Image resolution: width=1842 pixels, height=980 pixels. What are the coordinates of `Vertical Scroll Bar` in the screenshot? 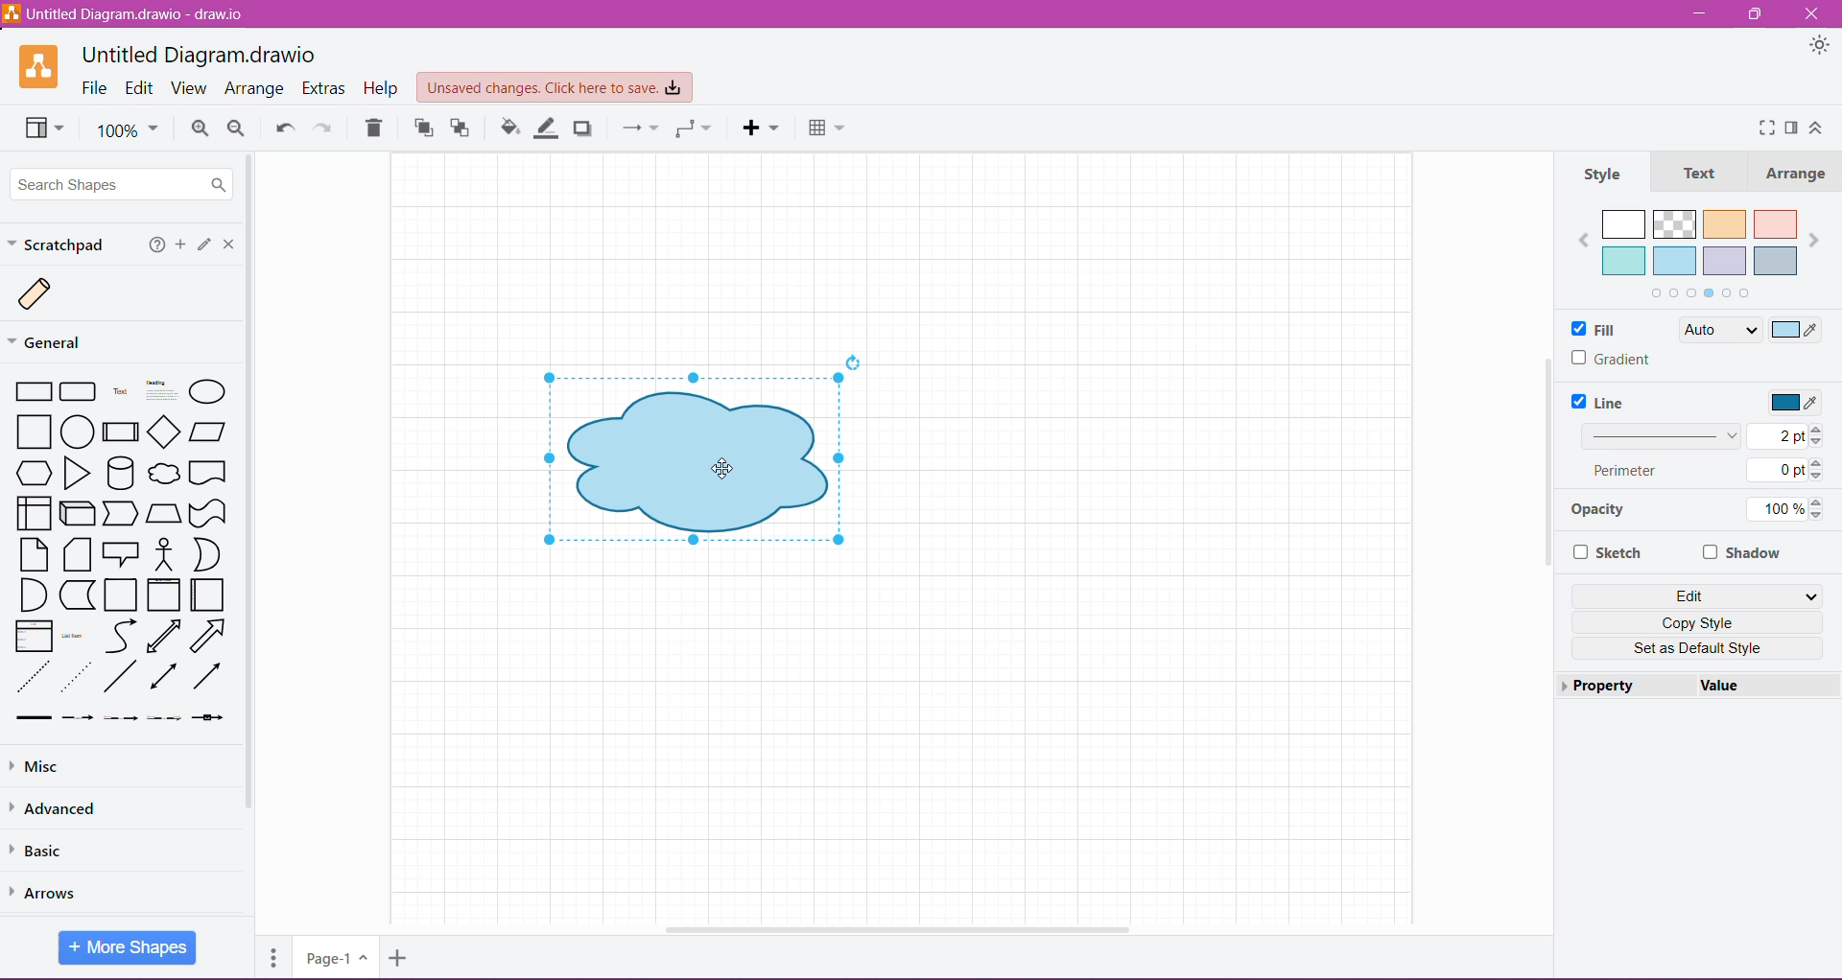 It's located at (1546, 471).